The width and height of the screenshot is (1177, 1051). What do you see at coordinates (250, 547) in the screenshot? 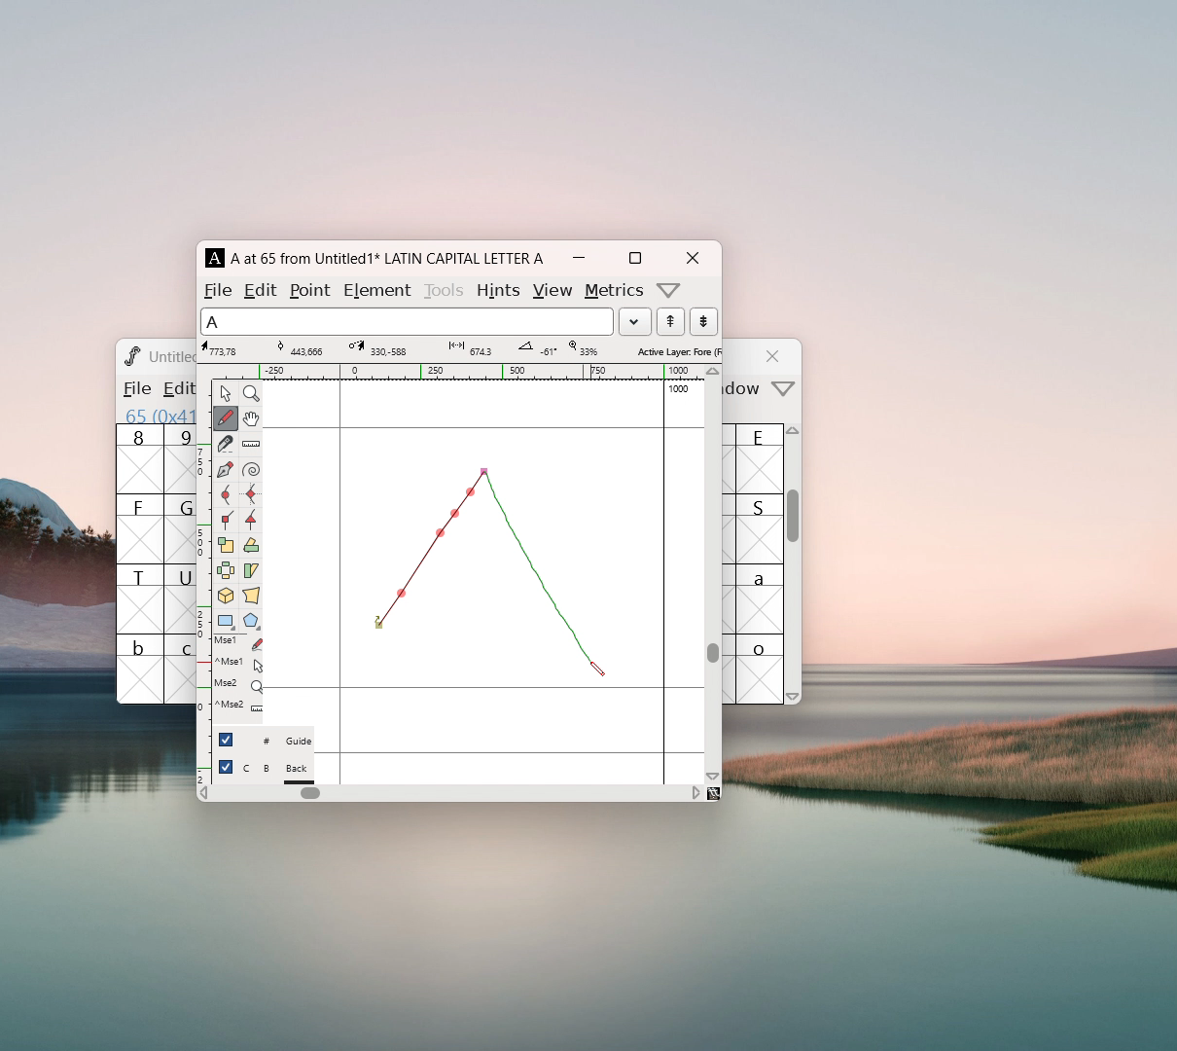
I see `rotate the selection` at bounding box center [250, 547].